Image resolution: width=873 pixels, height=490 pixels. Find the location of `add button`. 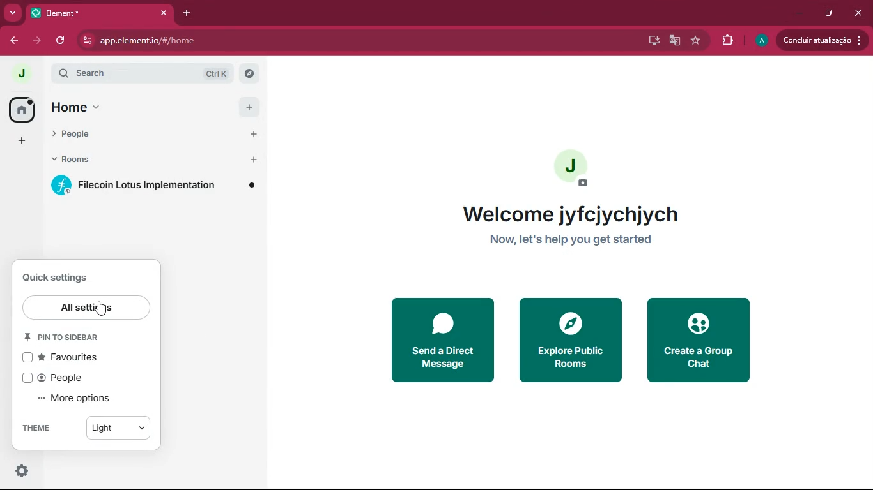

add button is located at coordinates (249, 135).